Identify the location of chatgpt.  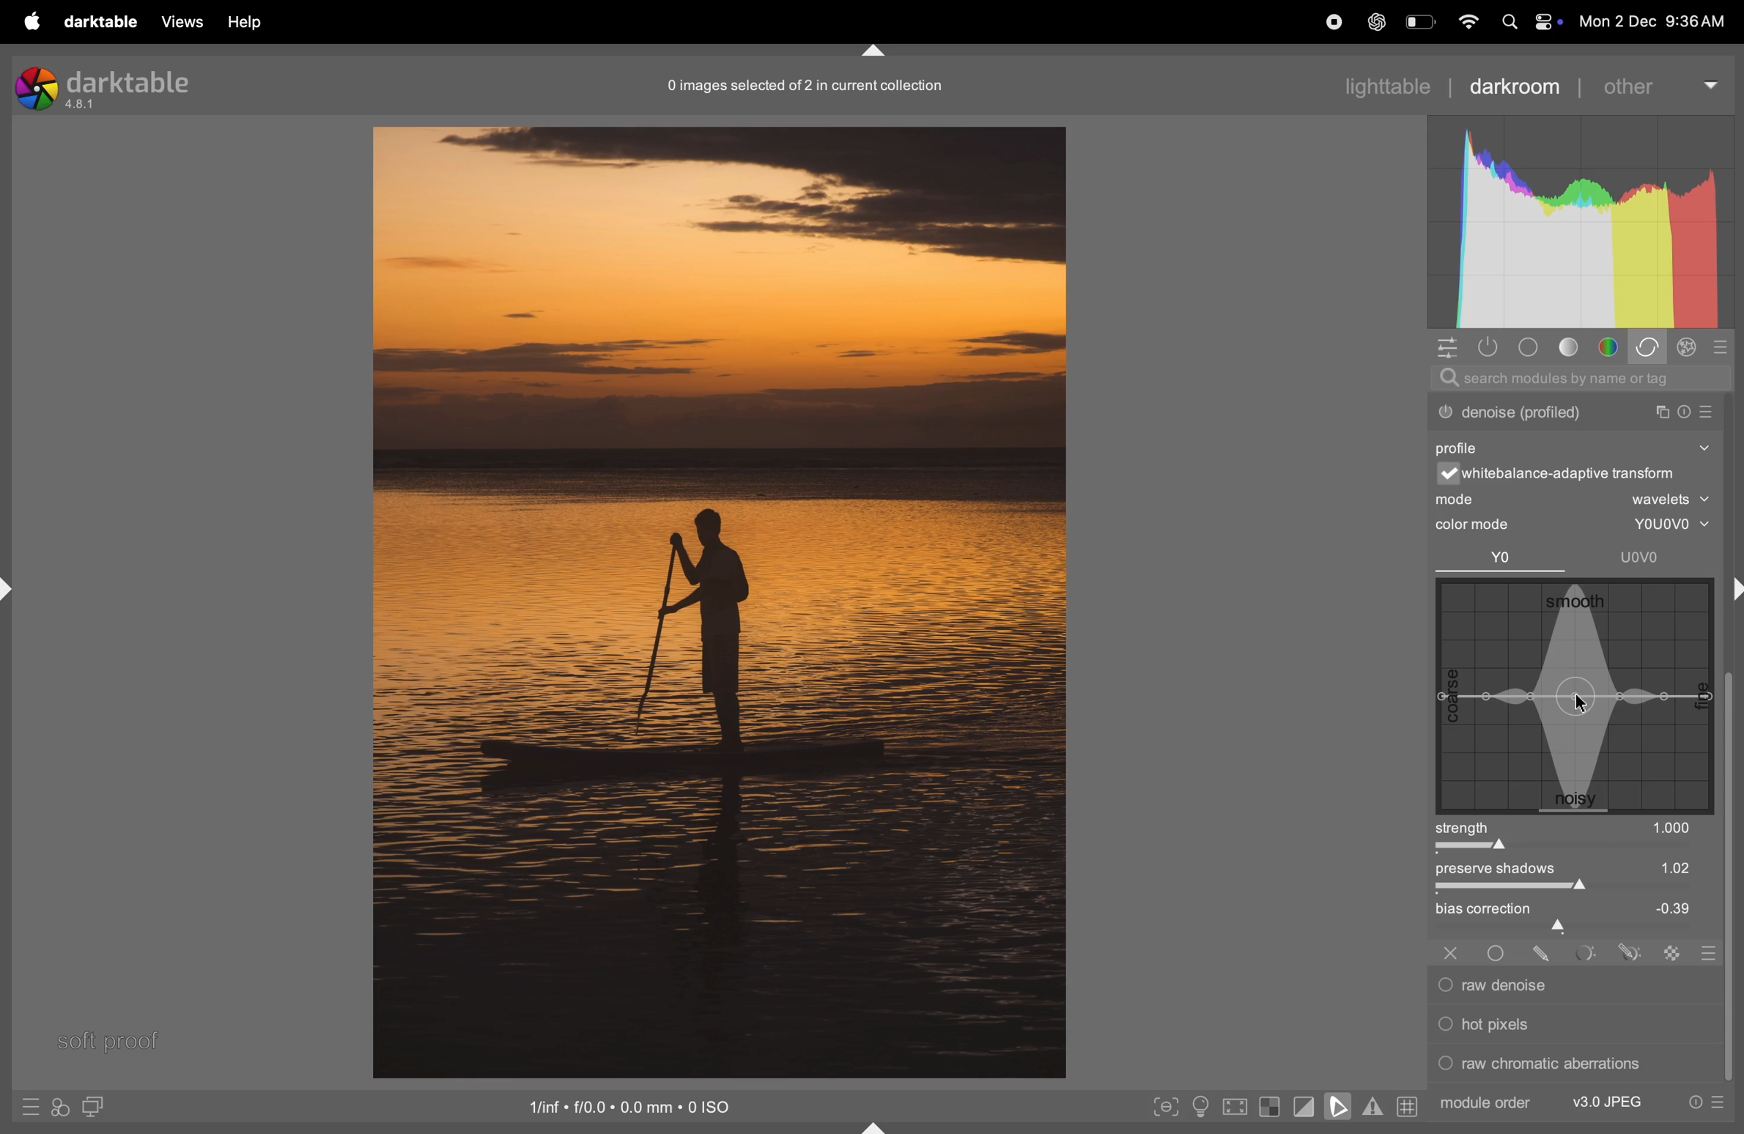
(1375, 23).